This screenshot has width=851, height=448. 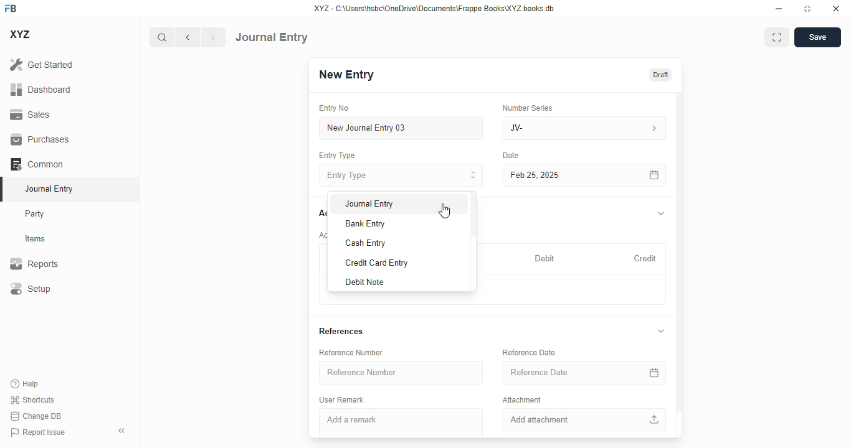 What do you see at coordinates (662, 213) in the screenshot?
I see `toggle expand/collapse` at bounding box center [662, 213].